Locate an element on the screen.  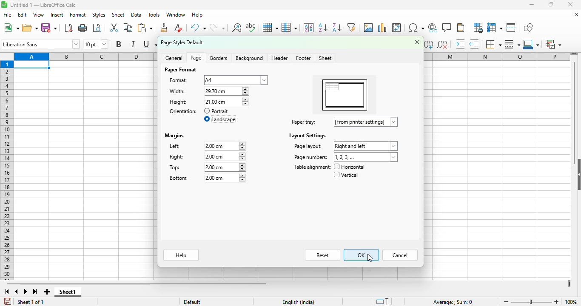
header is located at coordinates (279, 58).